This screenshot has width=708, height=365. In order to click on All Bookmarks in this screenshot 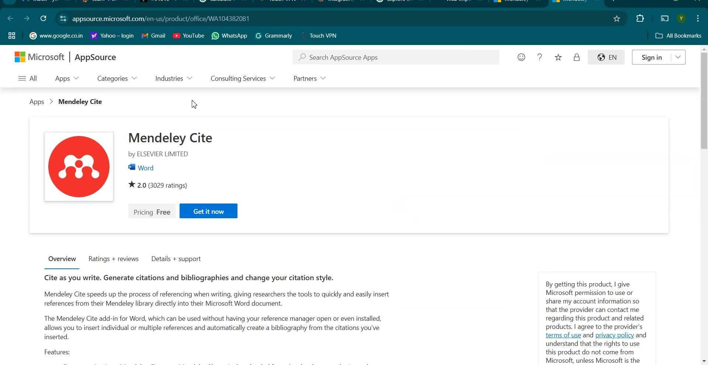, I will do `click(679, 36)`.